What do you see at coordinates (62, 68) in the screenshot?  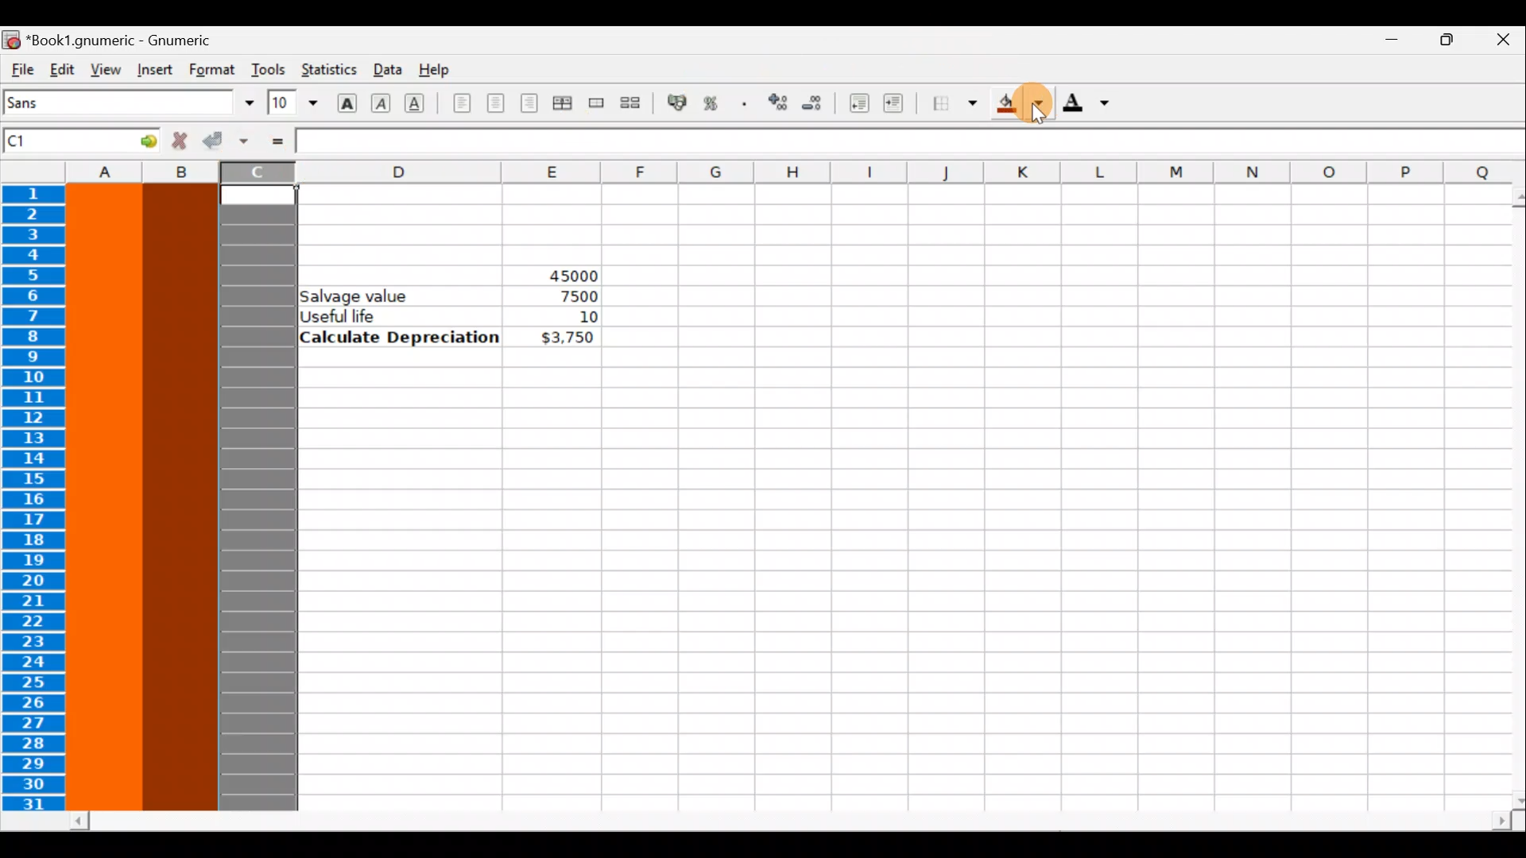 I see `Edit` at bounding box center [62, 68].